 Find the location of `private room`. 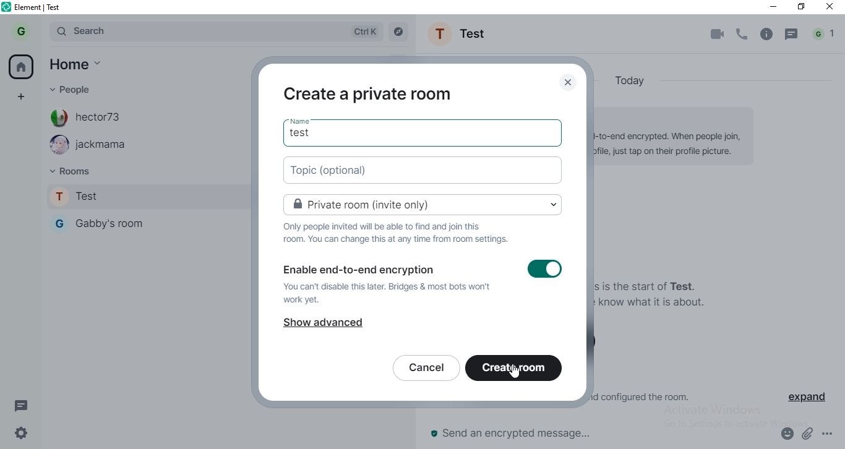

private room is located at coordinates (427, 207).